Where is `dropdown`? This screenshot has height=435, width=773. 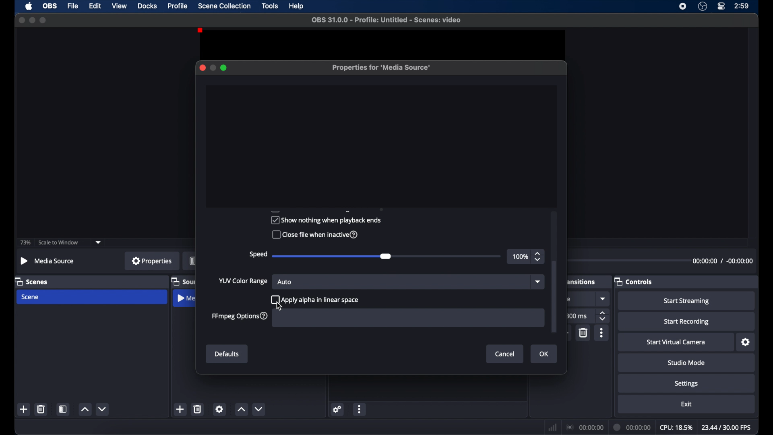 dropdown is located at coordinates (604, 298).